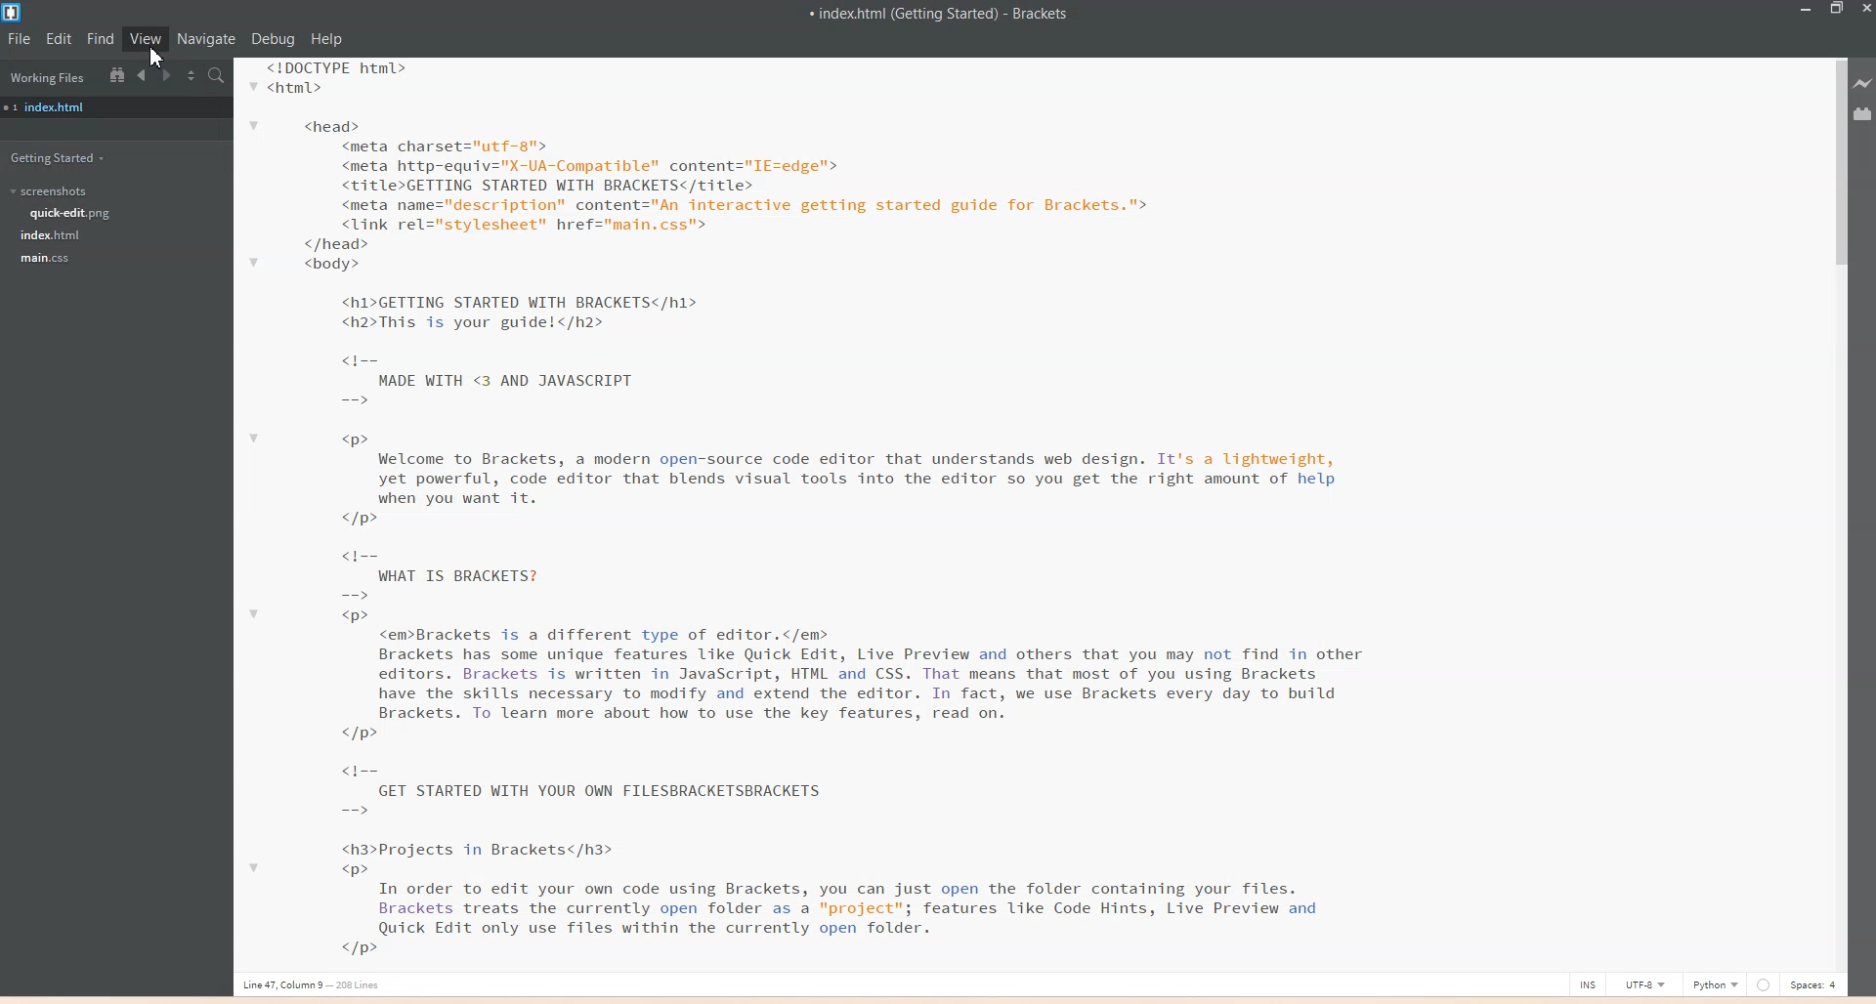  I want to click on Minimize , so click(1807, 11).